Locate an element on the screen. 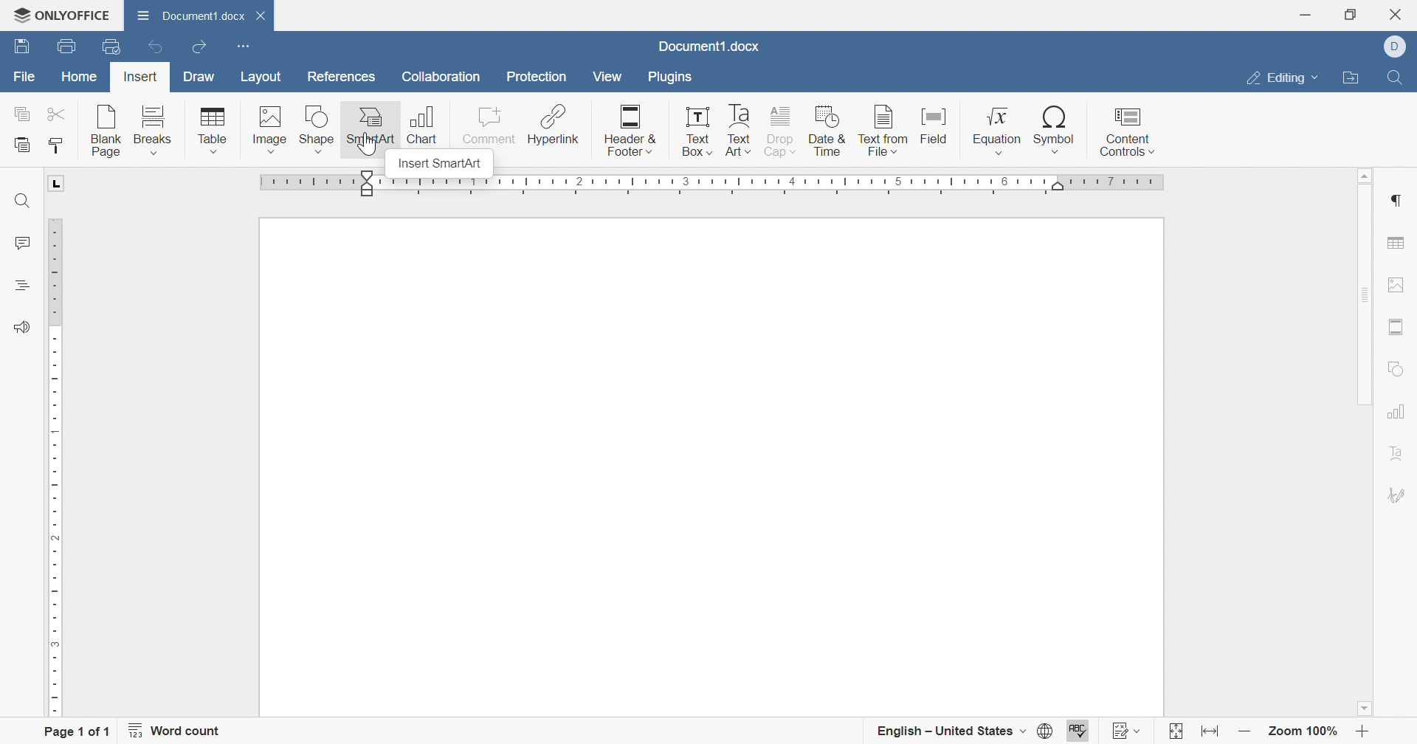 This screenshot has height=744, width=1417. Collaboration is located at coordinates (439, 77).